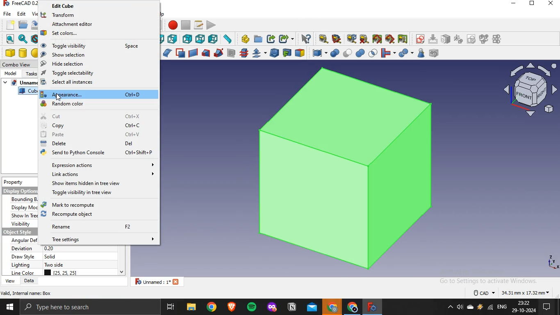  Describe the element at coordinates (364, 39) in the screenshot. I see `clear all` at that location.